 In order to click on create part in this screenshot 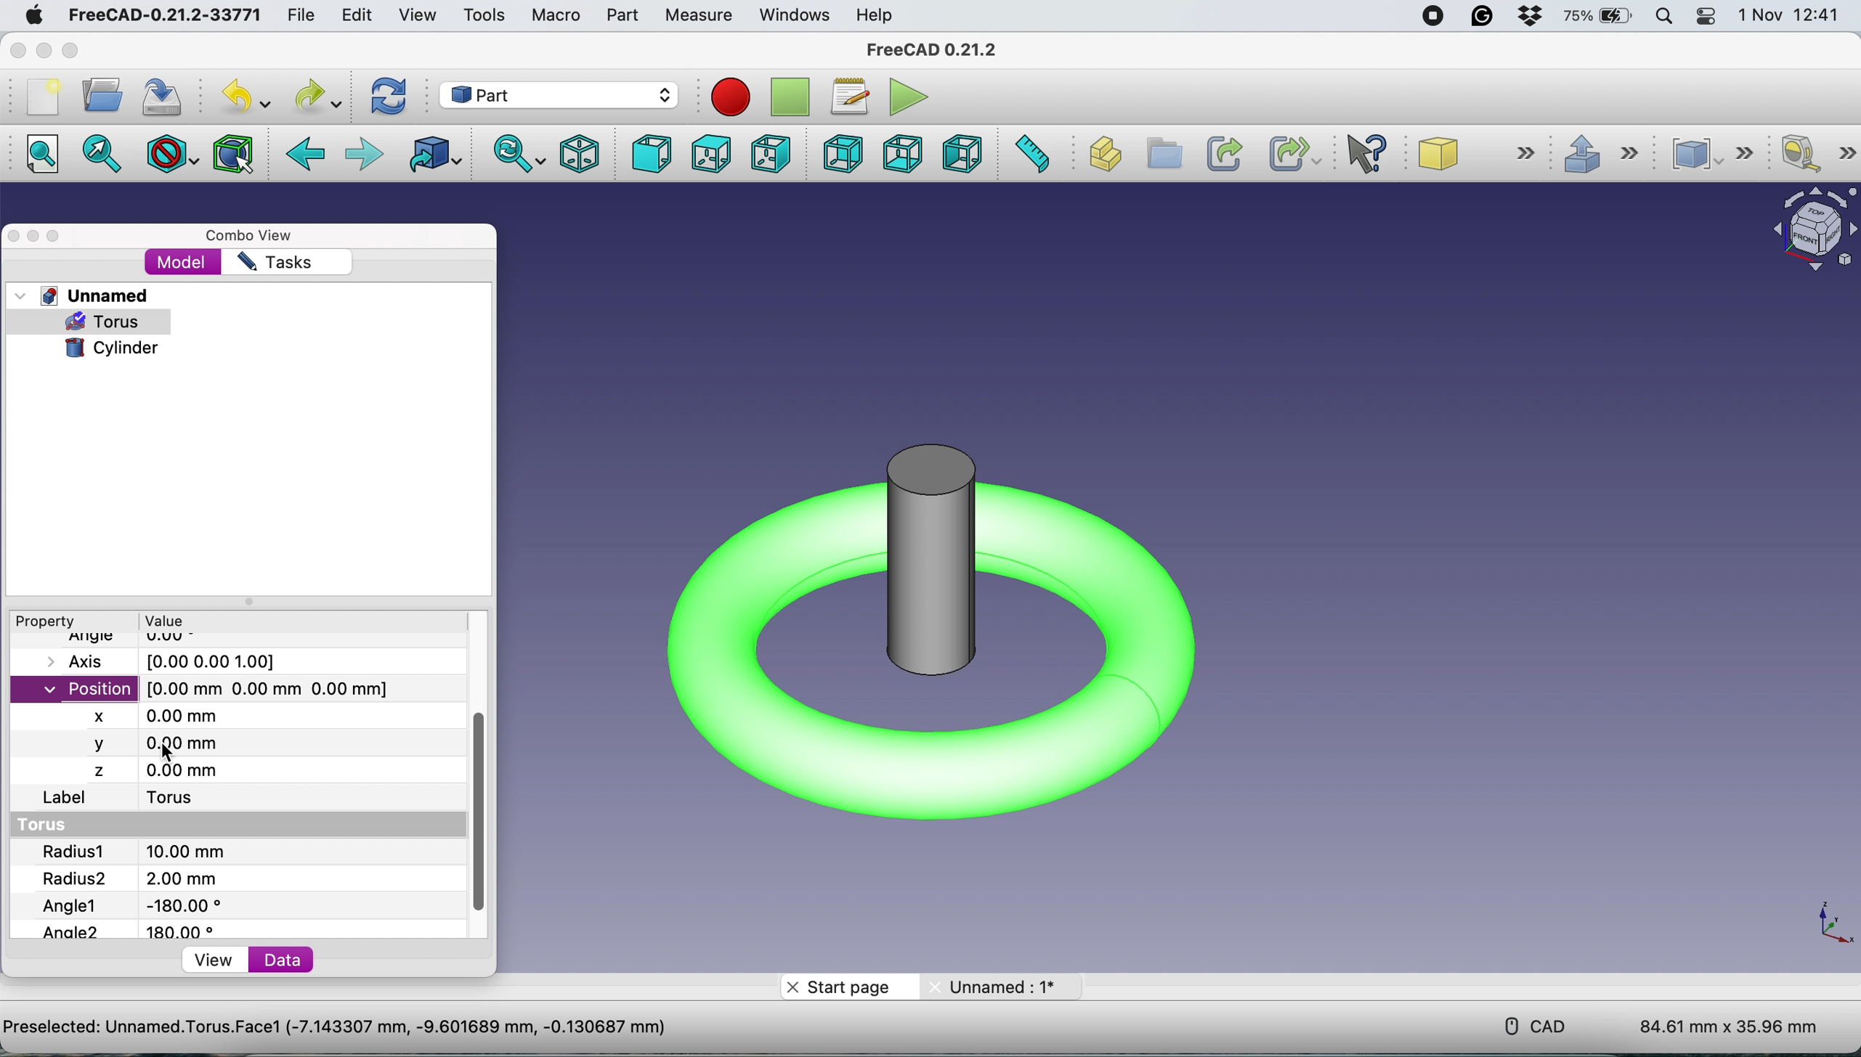, I will do `click(1103, 157)`.